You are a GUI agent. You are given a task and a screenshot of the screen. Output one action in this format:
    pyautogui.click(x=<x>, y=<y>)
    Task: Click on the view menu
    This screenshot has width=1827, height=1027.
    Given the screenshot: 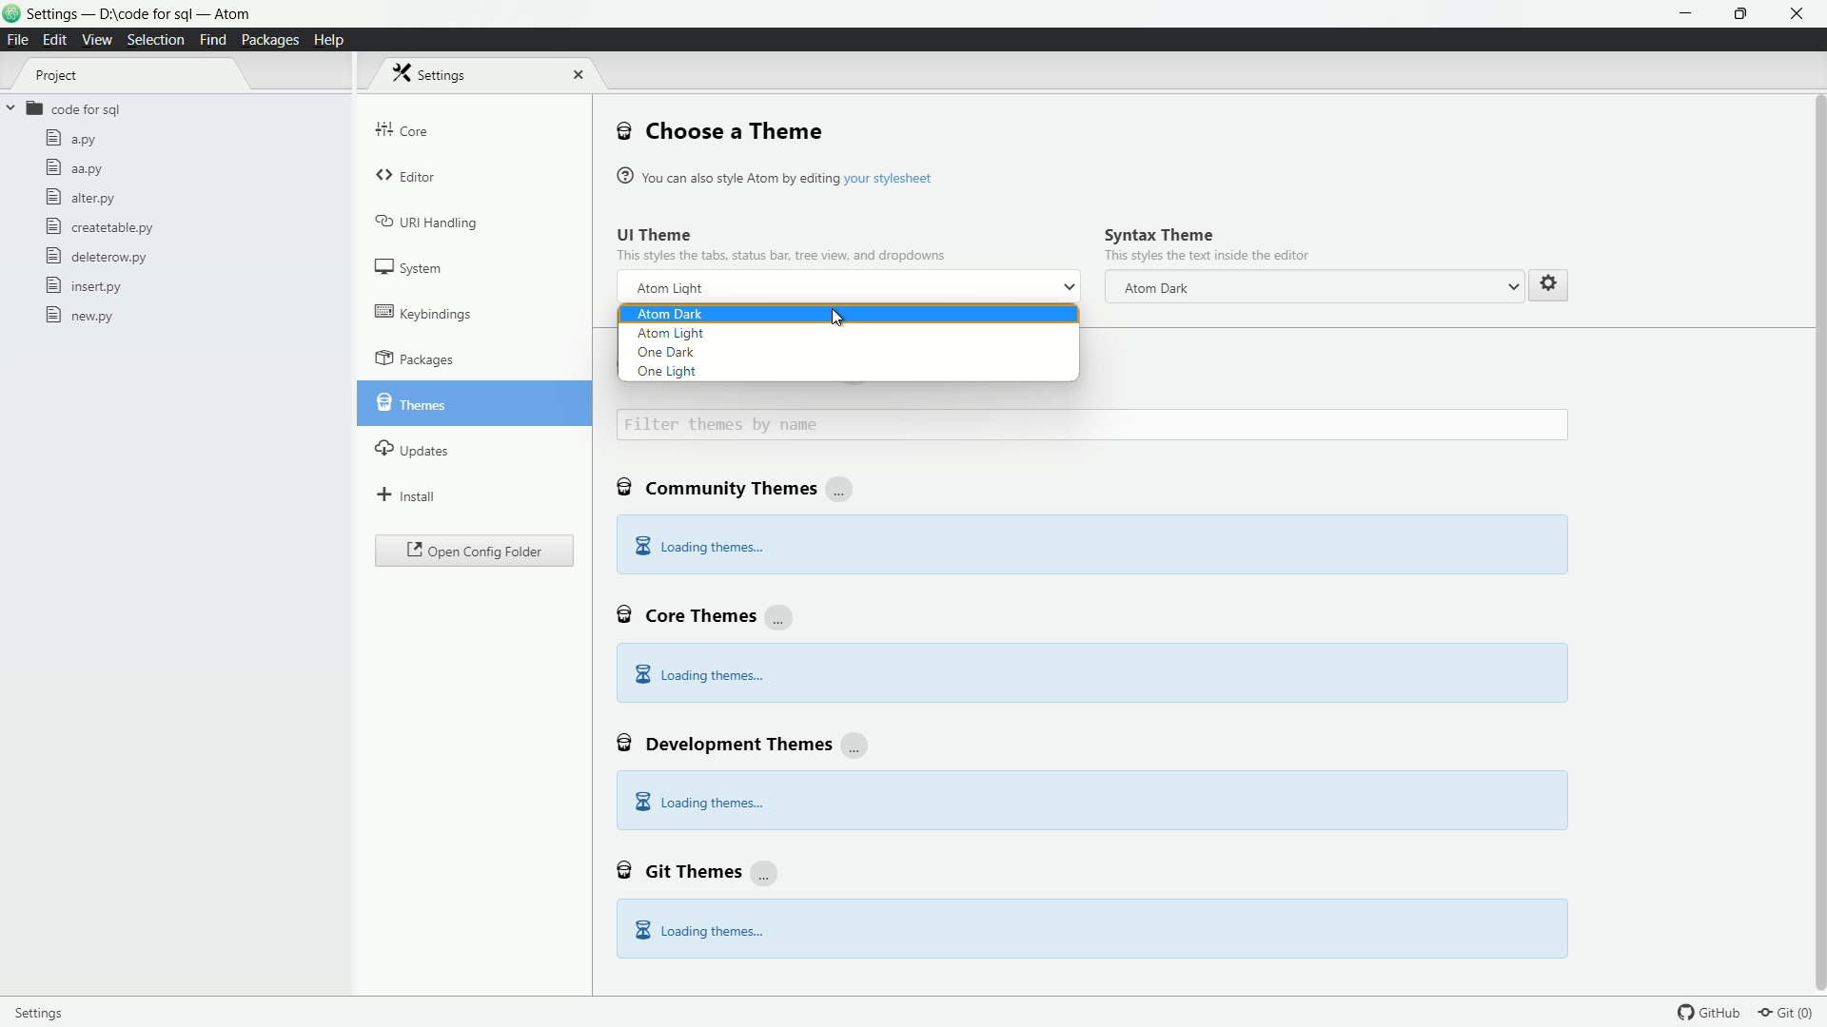 What is the action you would take?
    pyautogui.click(x=95, y=40)
    